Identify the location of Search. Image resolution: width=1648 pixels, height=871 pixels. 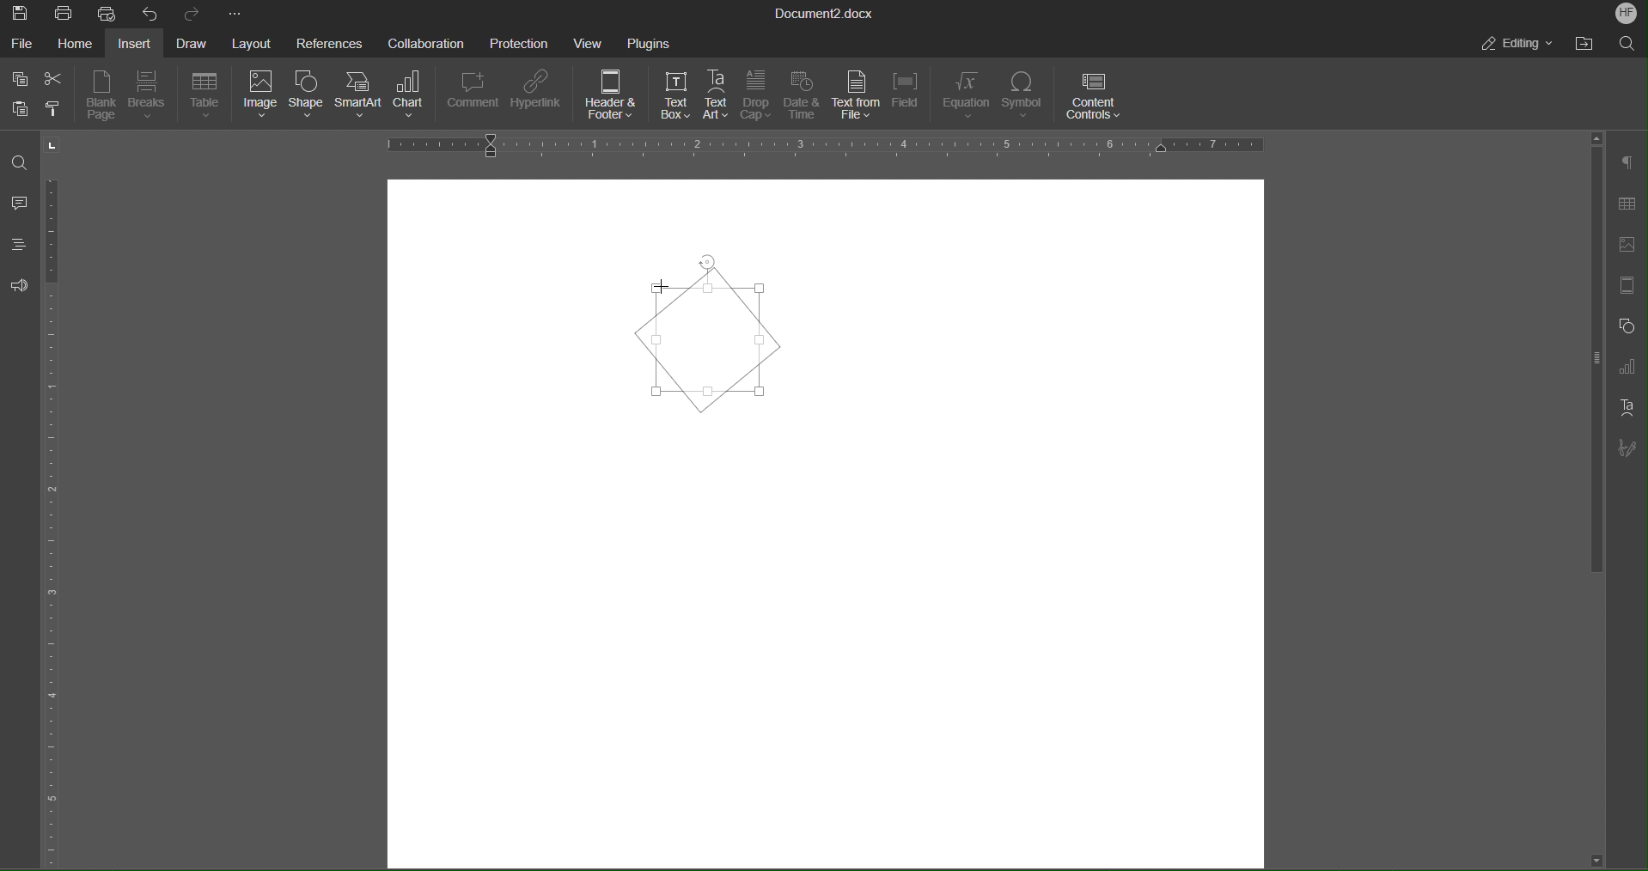
(1627, 43).